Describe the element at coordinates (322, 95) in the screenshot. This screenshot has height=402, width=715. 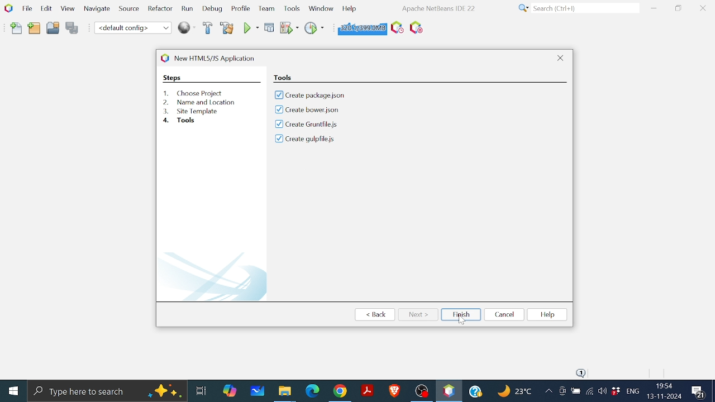
I see `Create package.json` at that location.